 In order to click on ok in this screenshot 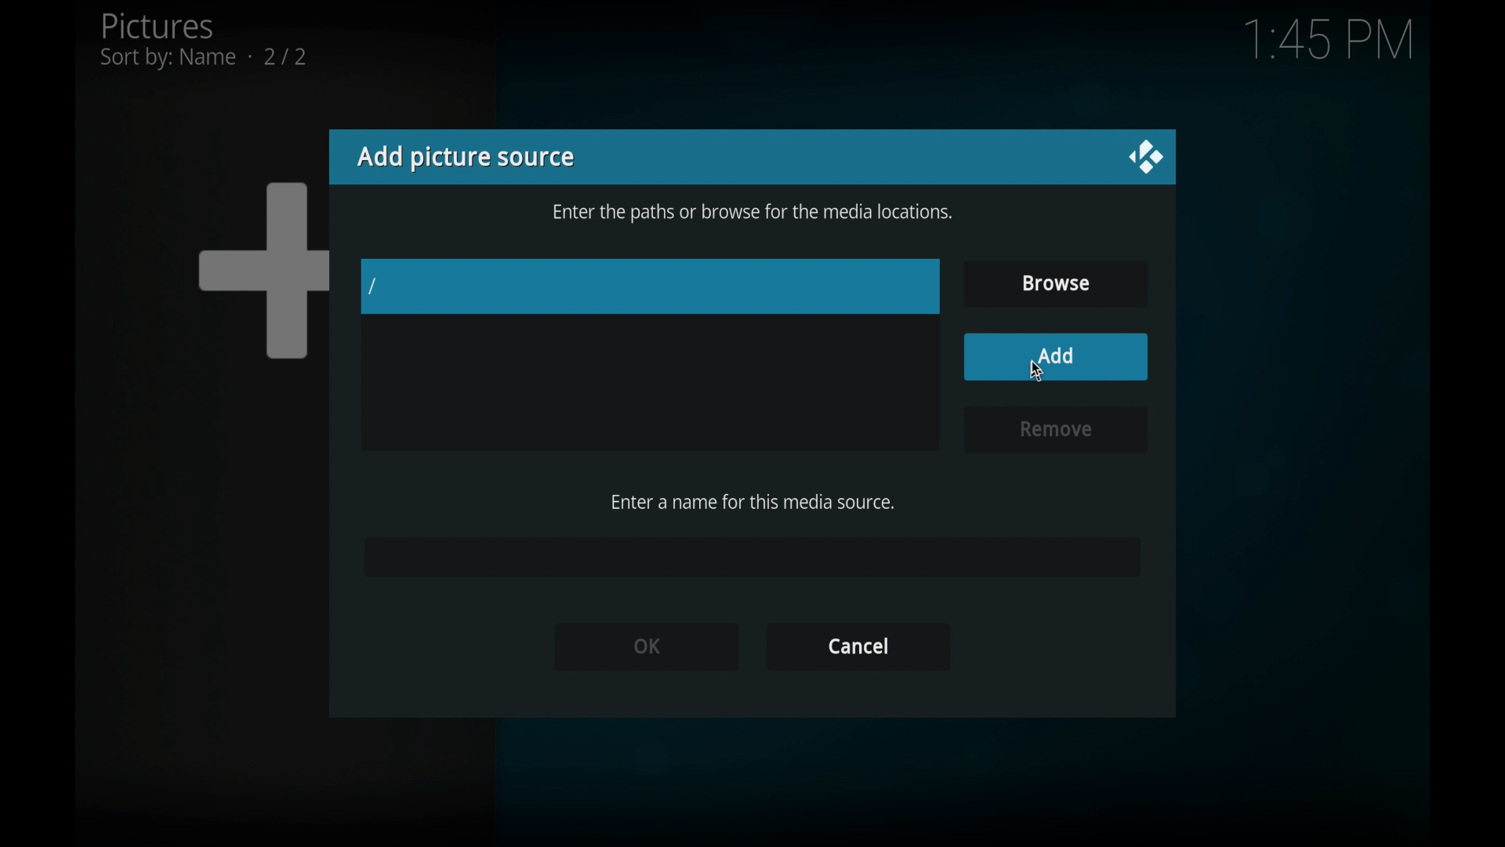, I will do `click(645, 645)`.